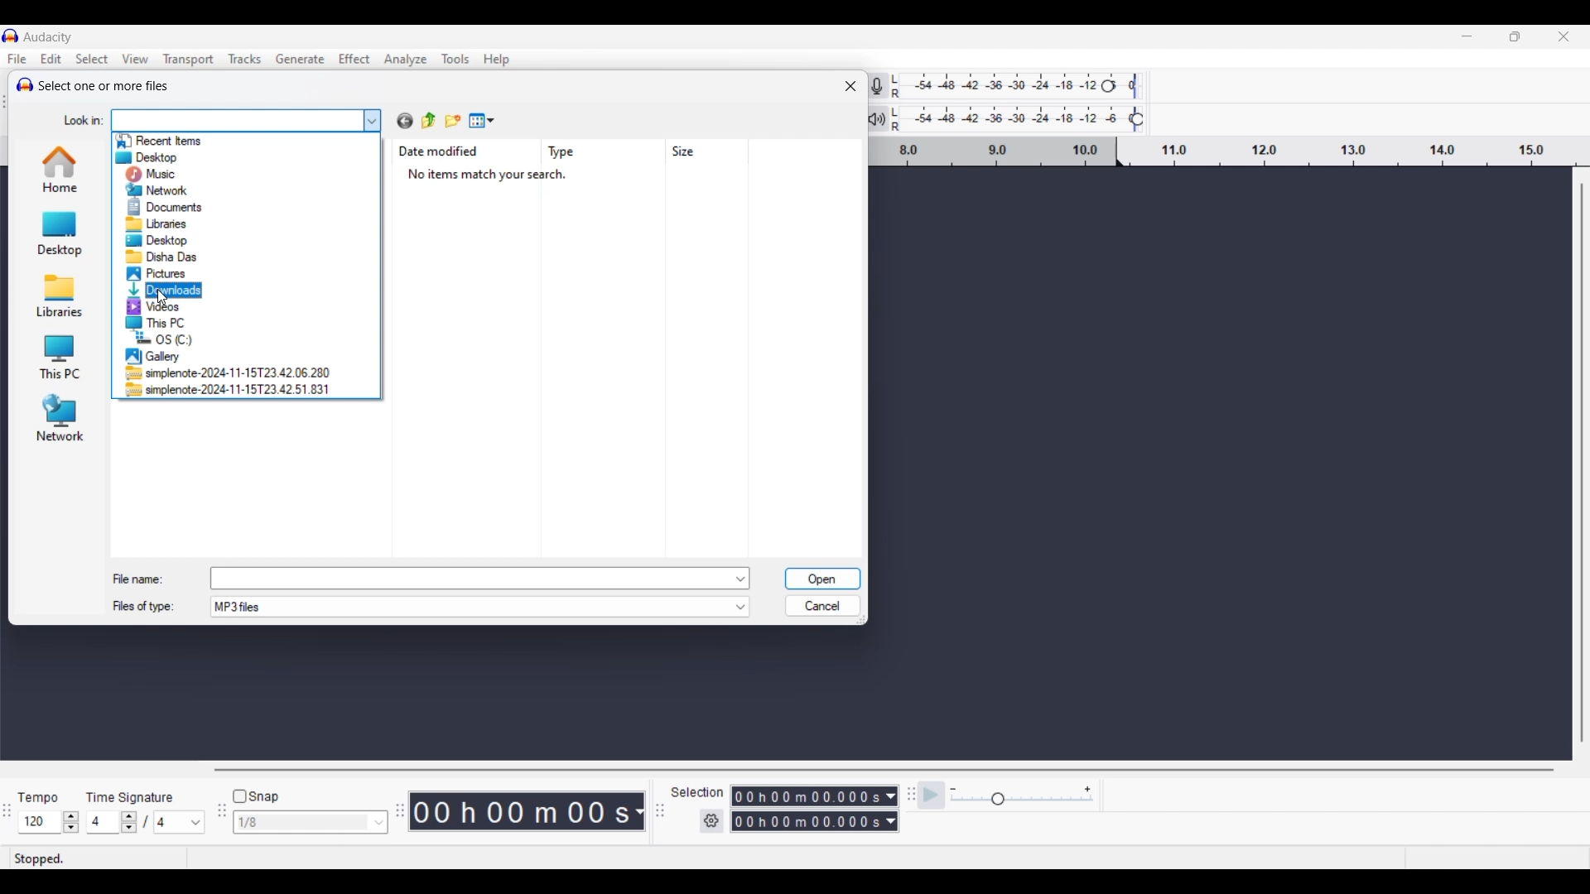  What do you see at coordinates (51, 36) in the screenshot?
I see `Audacity` at bounding box center [51, 36].